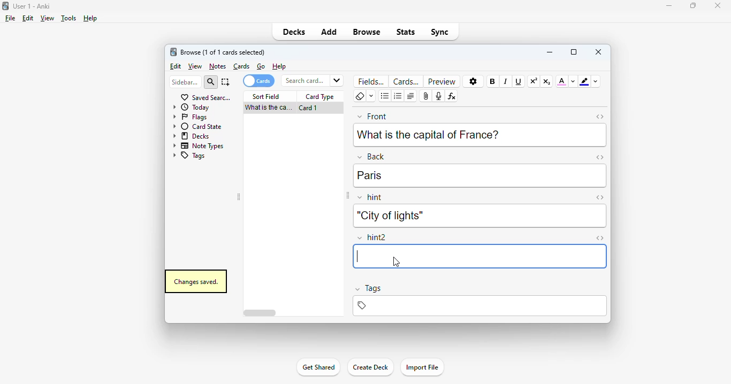 Image resolution: width=731 pixels, height=384 pixels. I want to click on remove formatting, so click(360, 96).